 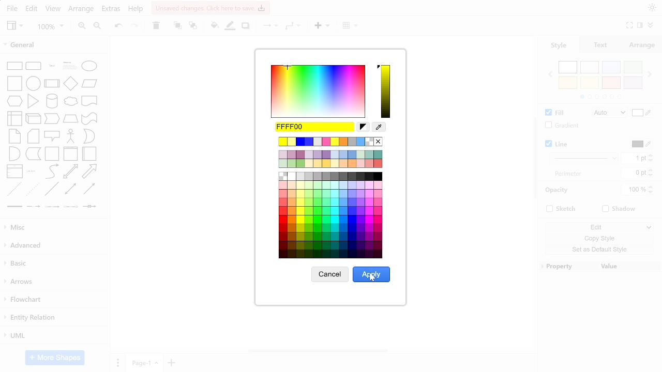 I want to click on current color, so click(x=315, y=127).